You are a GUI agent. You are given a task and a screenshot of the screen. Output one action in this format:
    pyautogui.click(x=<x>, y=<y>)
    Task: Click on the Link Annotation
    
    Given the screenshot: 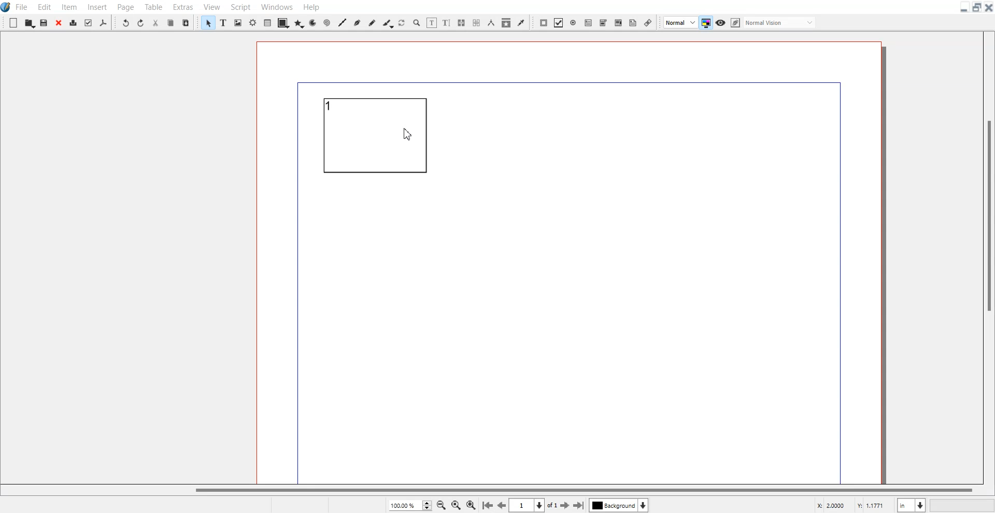 What is the action you would take?
    pyautogui.click(x=648, y=22)
    